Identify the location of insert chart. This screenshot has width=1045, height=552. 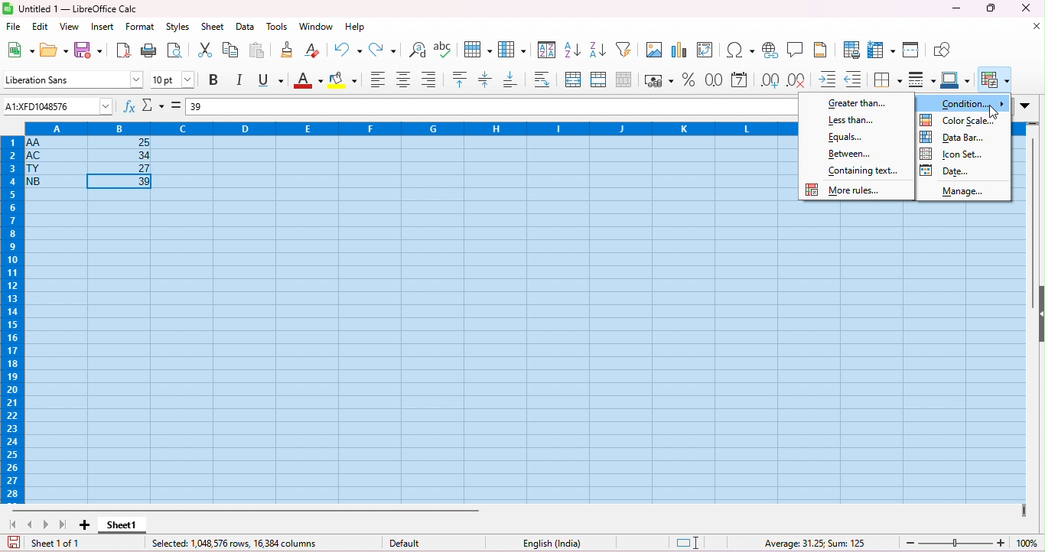
(681, 49).